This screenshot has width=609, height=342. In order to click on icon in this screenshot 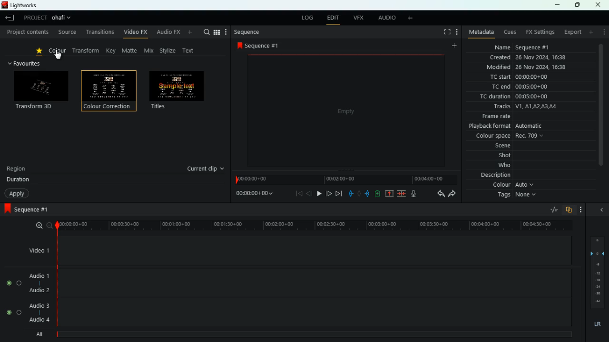, I will do `click(7, 209)`.